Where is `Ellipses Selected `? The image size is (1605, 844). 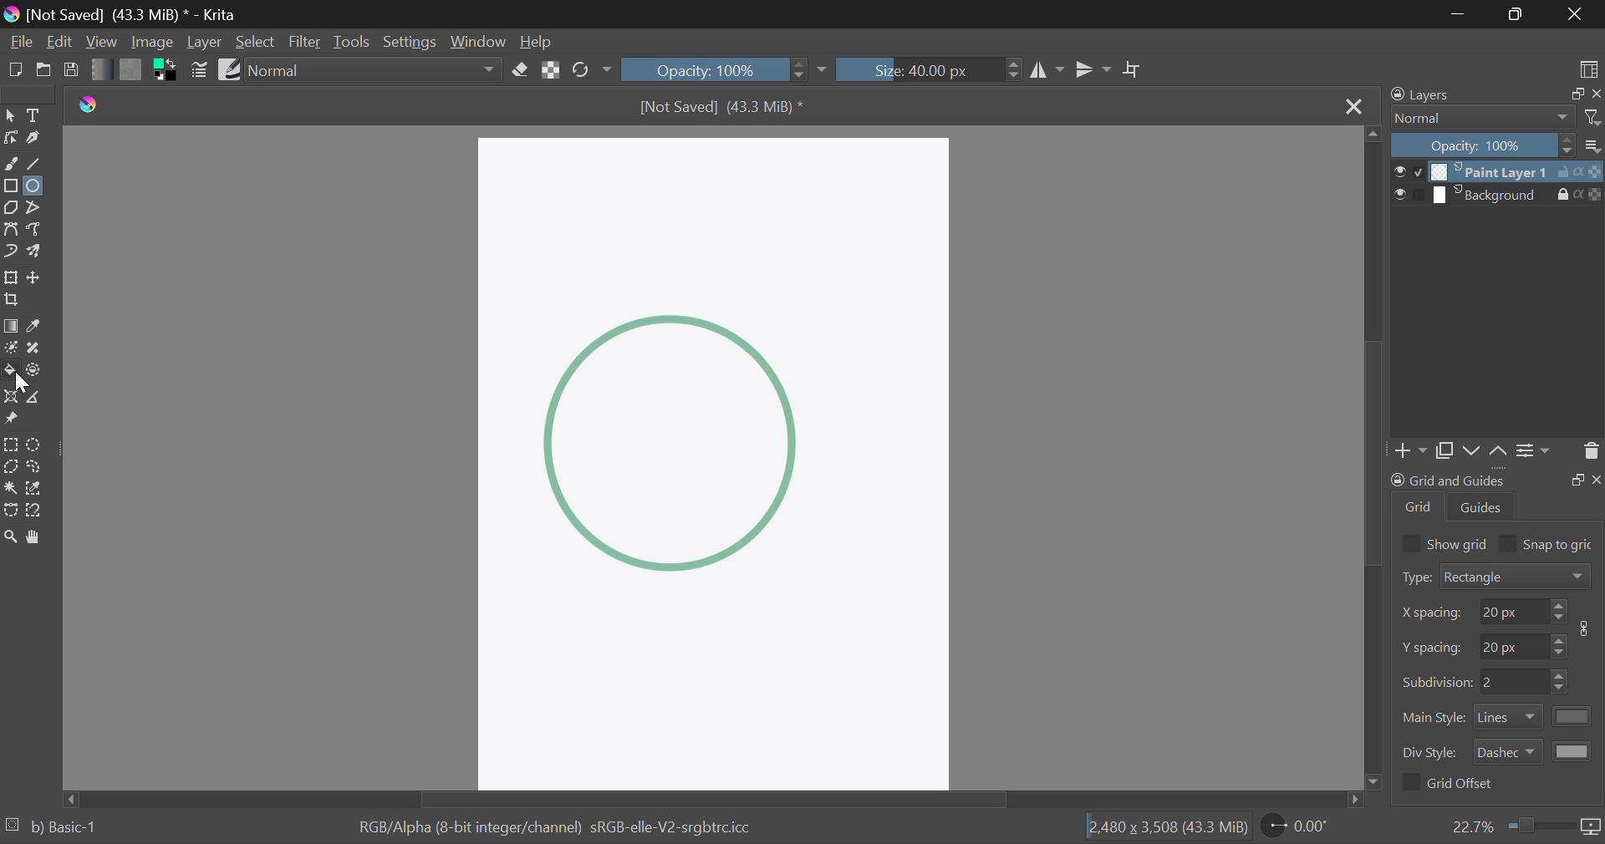 Ellipses Selected  is located at coordinates (33, 186).